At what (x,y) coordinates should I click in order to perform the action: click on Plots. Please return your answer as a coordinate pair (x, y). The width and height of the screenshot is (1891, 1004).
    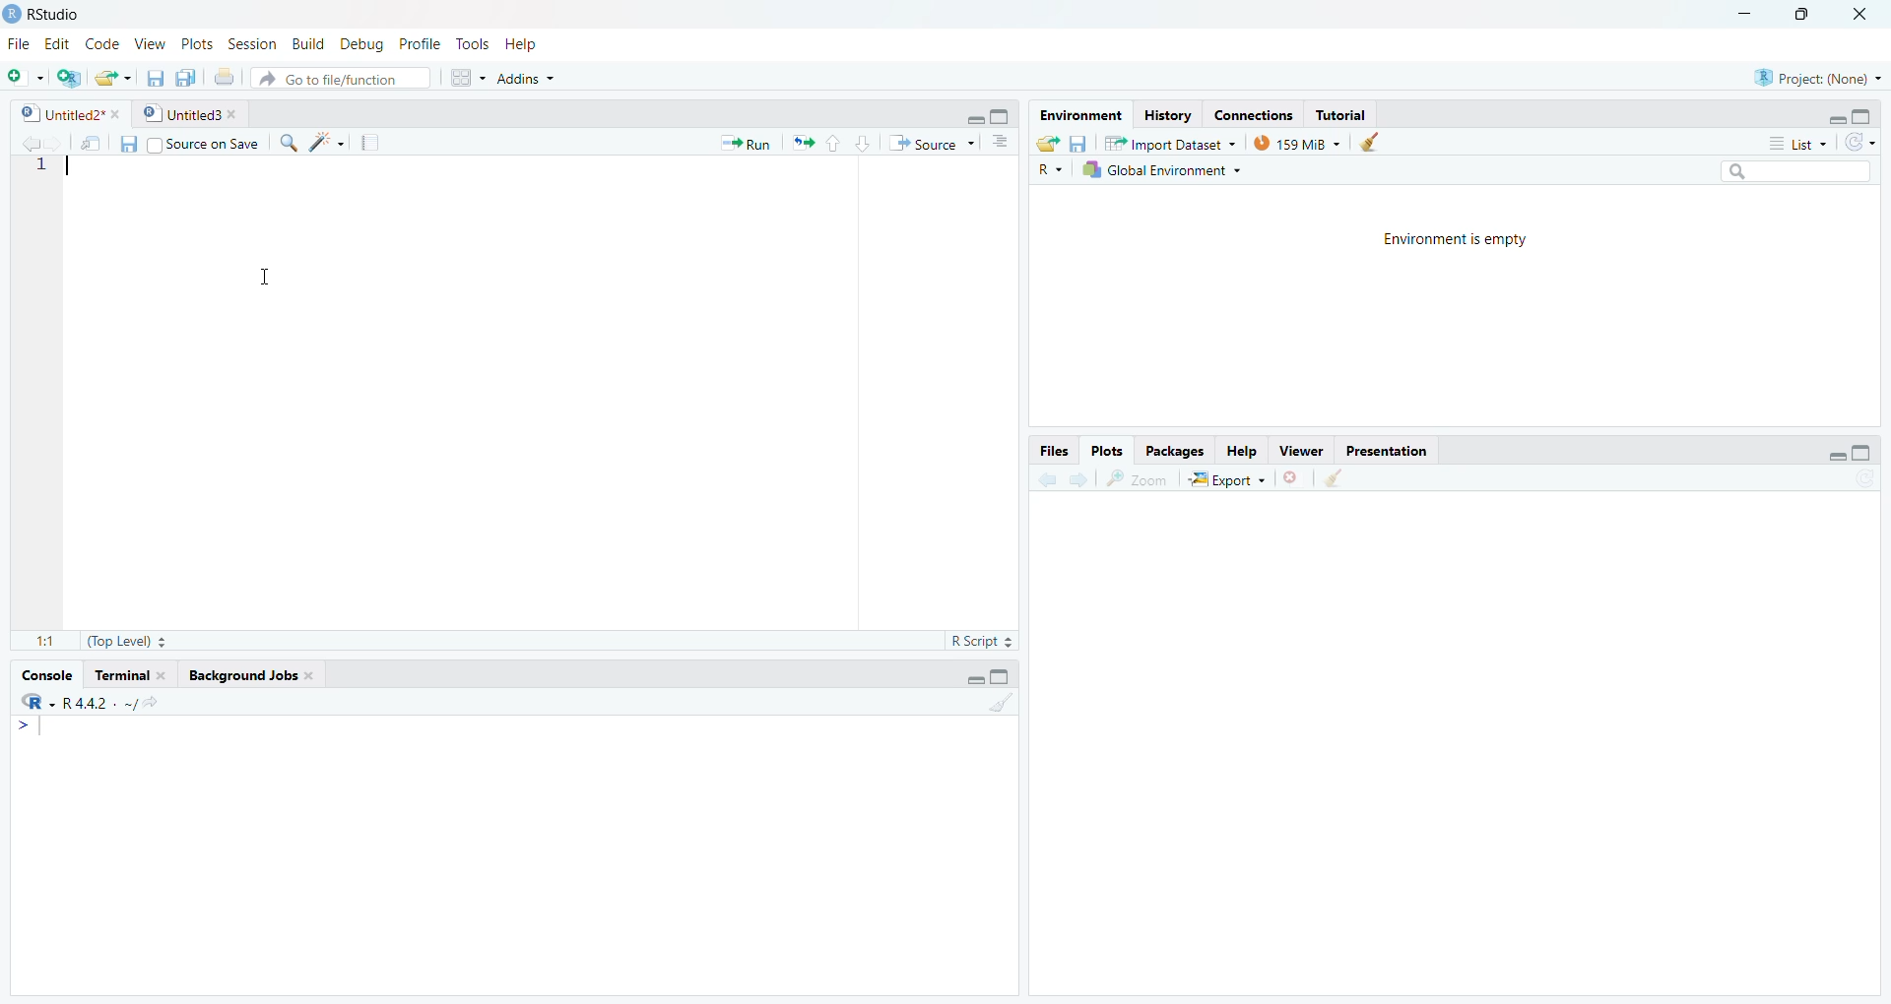
    Looking at the image, I should click on (194, 43).